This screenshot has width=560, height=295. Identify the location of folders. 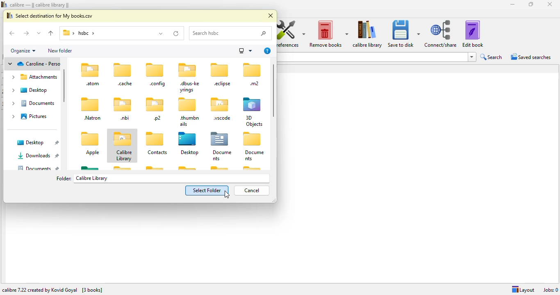
(91, 116).